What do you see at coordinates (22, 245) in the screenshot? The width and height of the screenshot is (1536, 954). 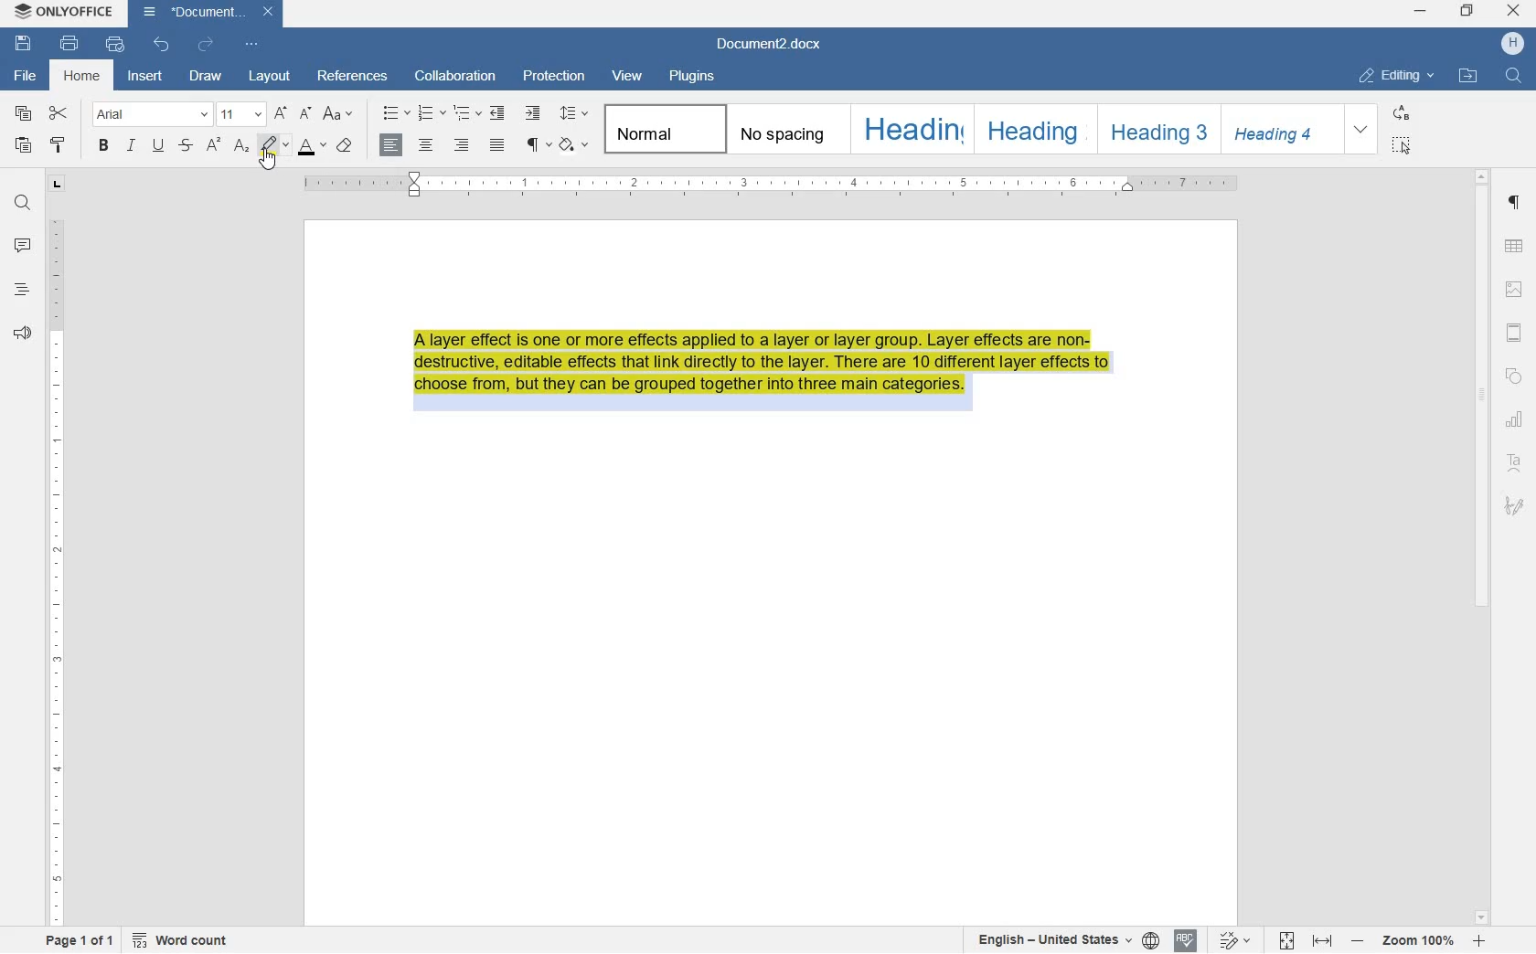 I see `COMMENTS` at bounding box center [22, 245].